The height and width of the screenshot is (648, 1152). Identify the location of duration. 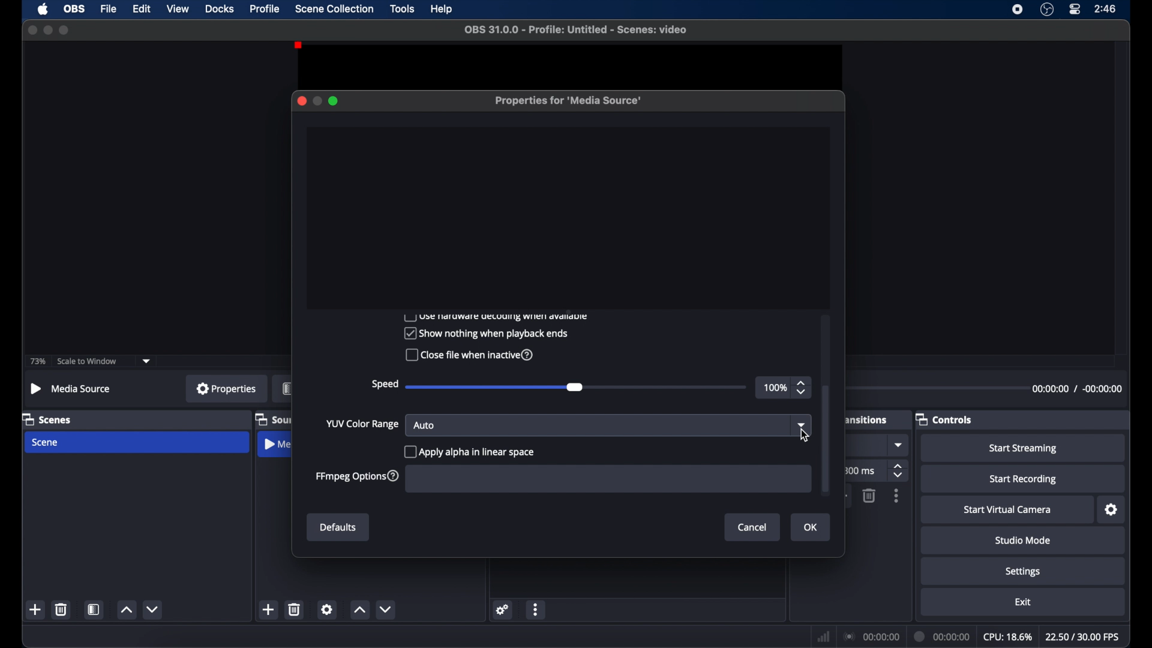
(942, 636).